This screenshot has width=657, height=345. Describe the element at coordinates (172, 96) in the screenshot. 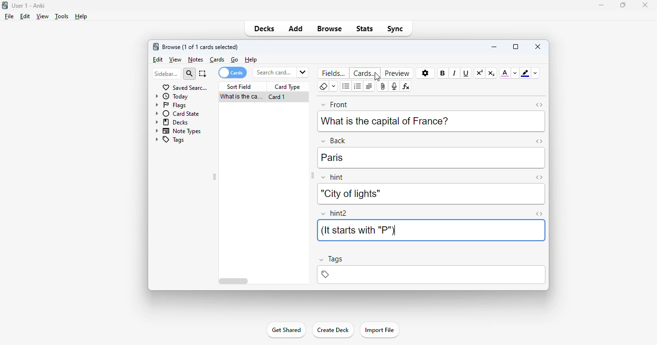

I see `today` at that location.